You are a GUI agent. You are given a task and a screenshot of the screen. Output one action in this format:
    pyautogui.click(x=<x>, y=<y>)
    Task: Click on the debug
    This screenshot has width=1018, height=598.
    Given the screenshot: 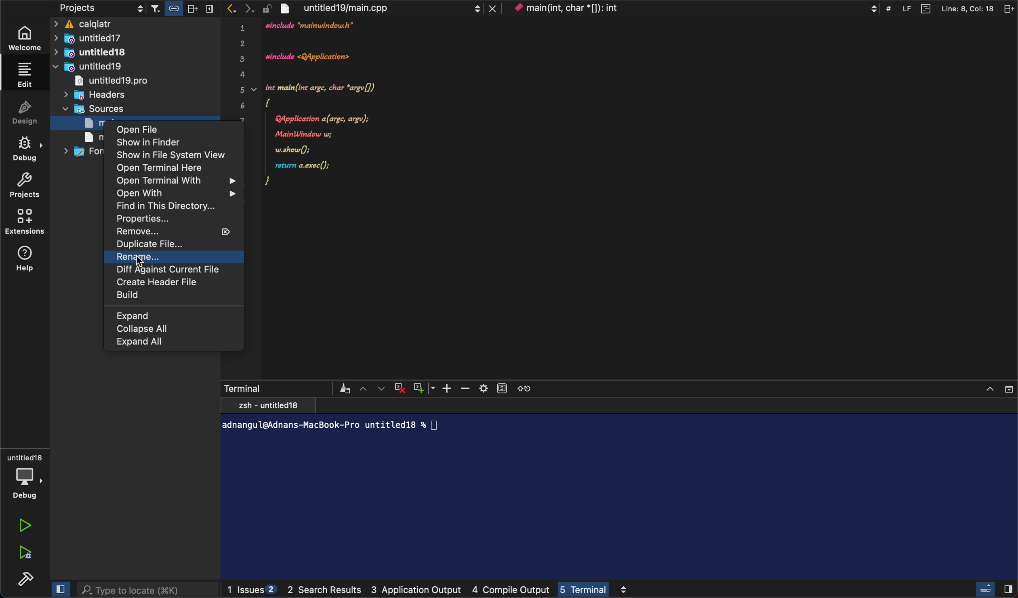 What is the action you would take?
    pyautogui.click(x=26, y=474)
    